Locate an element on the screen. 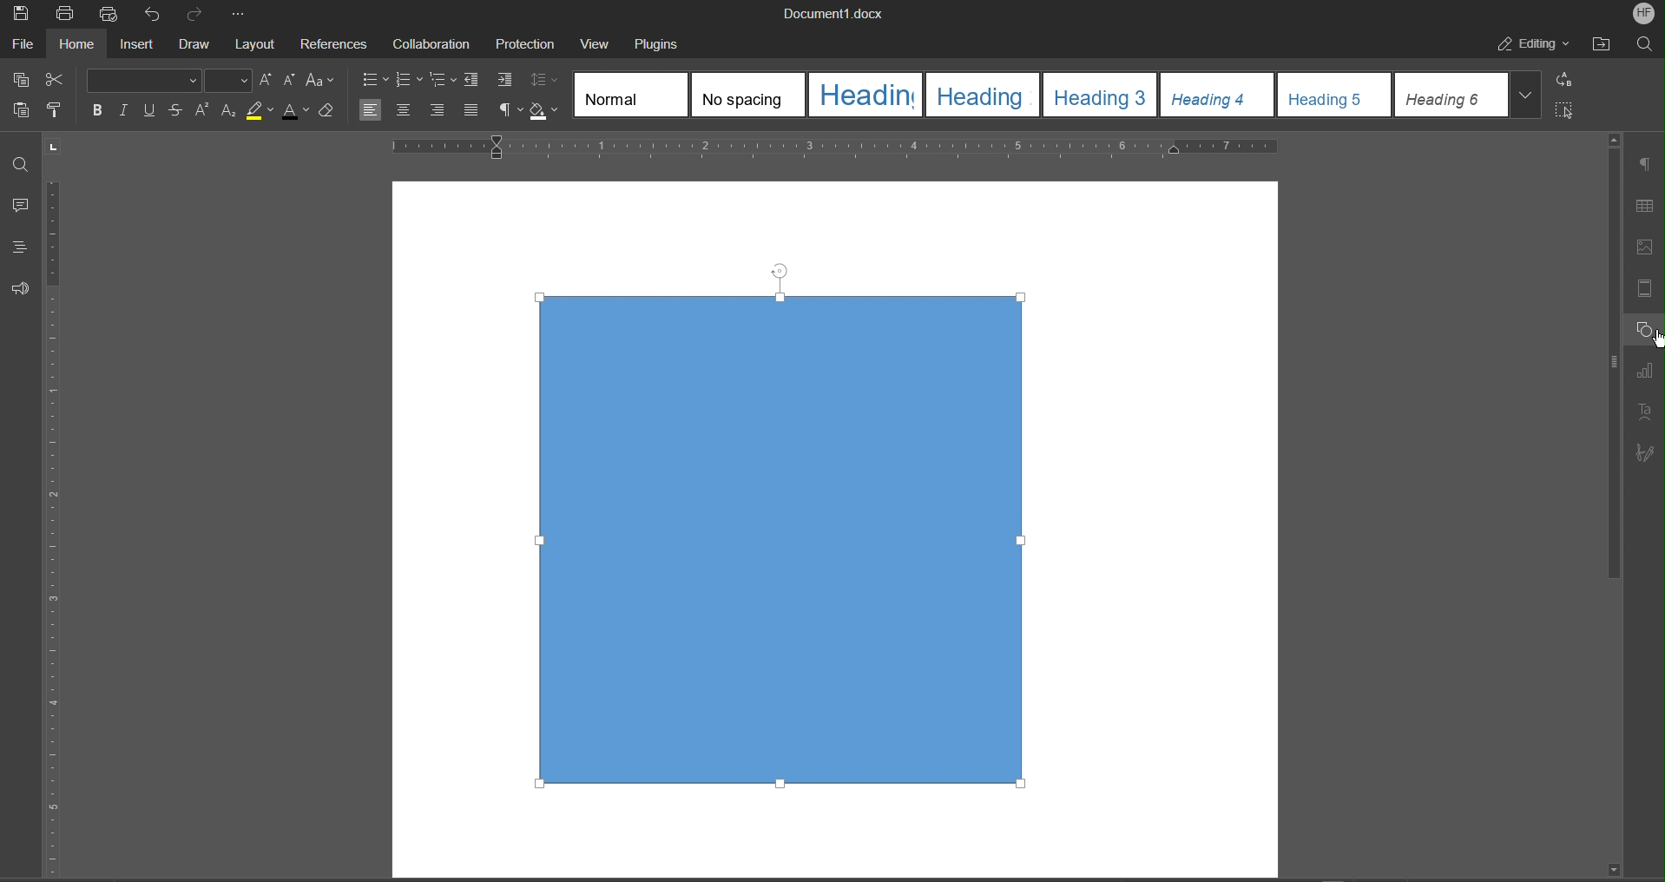 The image size is (1665, 882). Vertical ruler is located at coordinates (66, 510).